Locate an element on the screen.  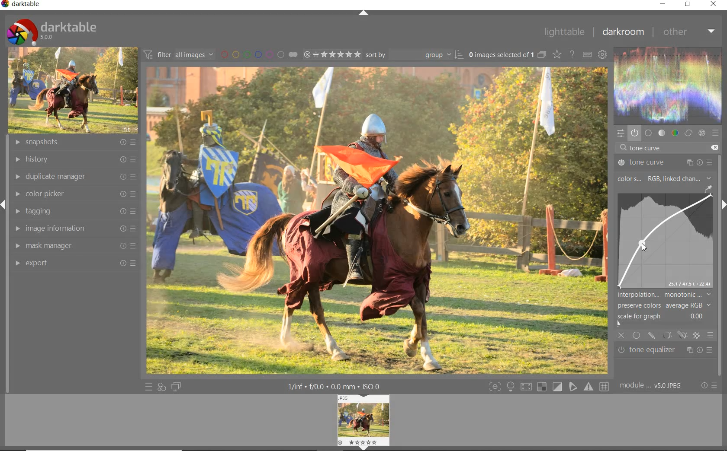
tone is located at coordinates (662, 133).